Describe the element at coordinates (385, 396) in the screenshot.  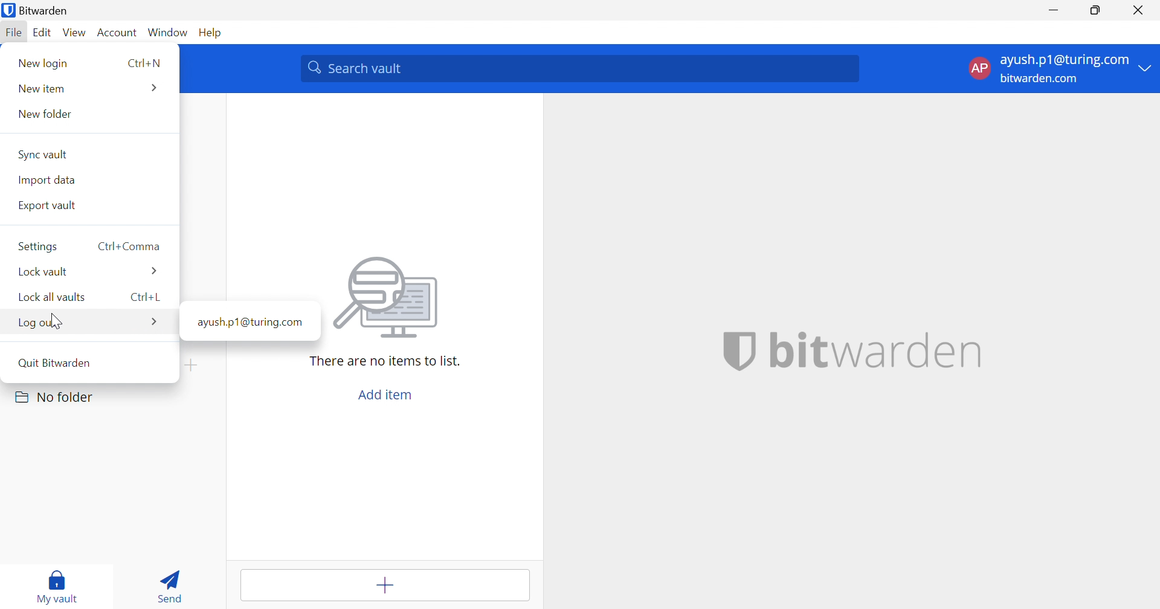
I see `Add item` at that location.